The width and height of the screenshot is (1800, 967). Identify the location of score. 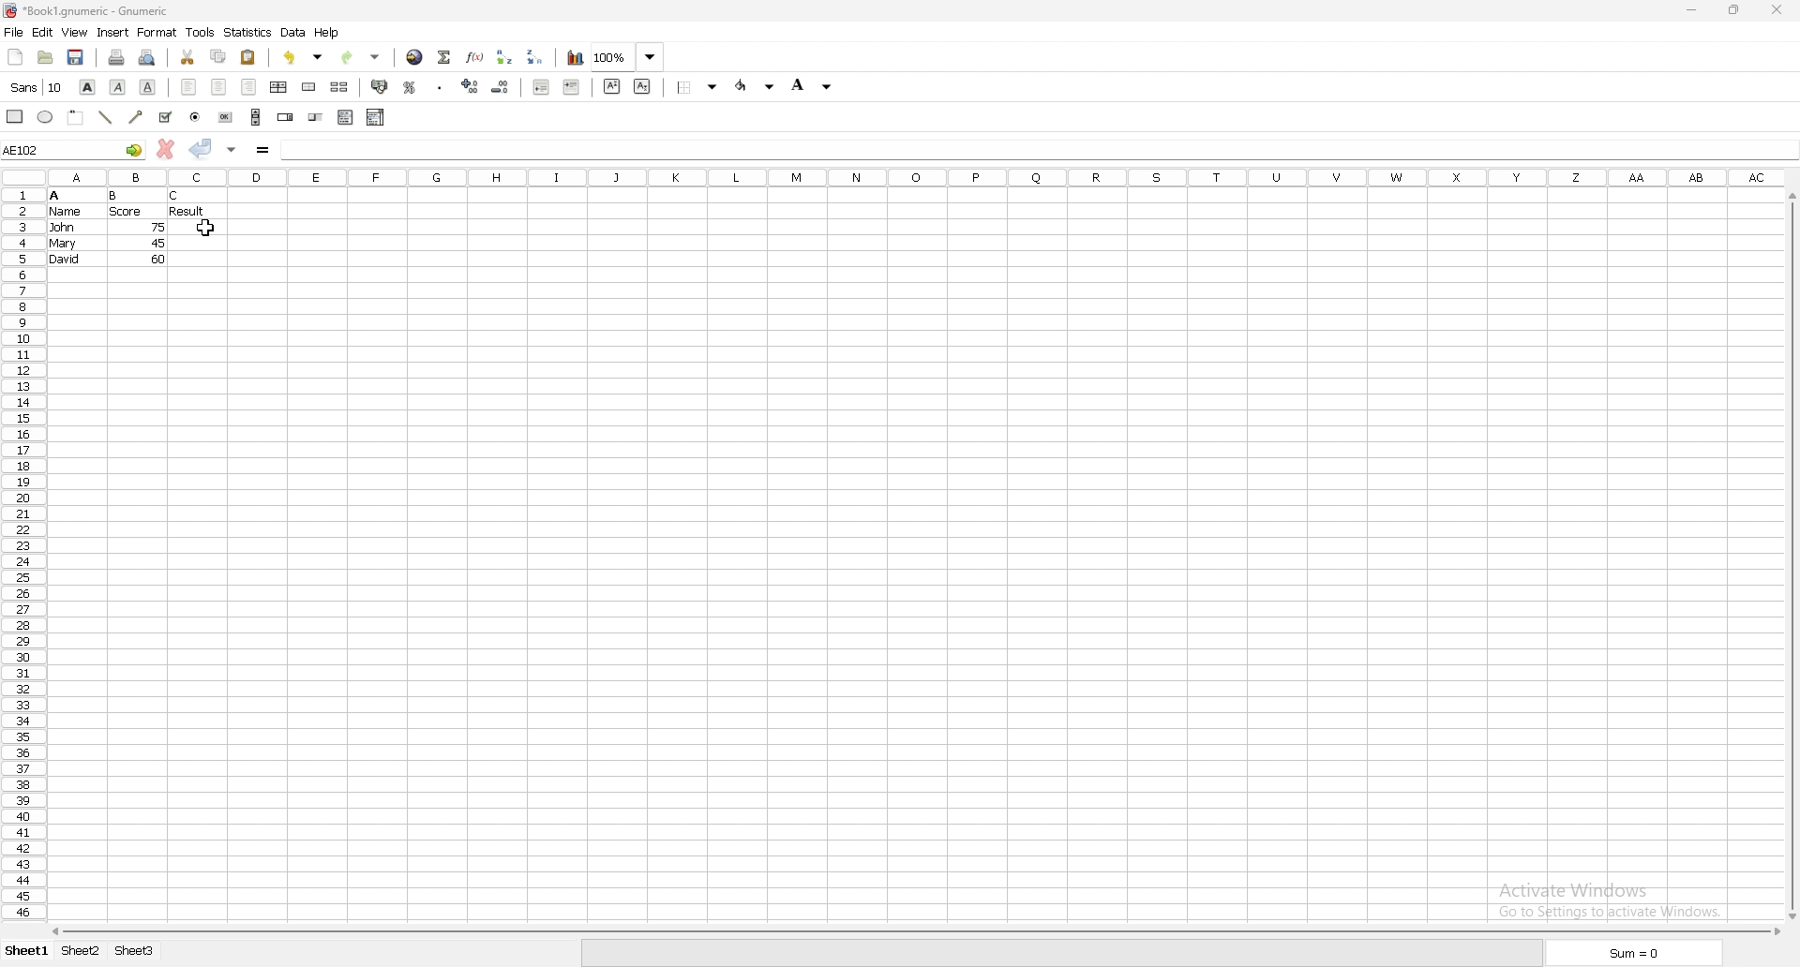
(127, 212).